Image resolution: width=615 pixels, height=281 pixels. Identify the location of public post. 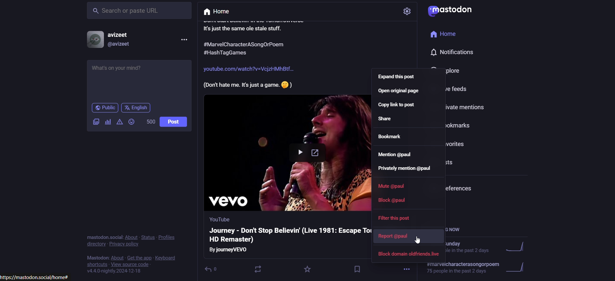
(104, 108).